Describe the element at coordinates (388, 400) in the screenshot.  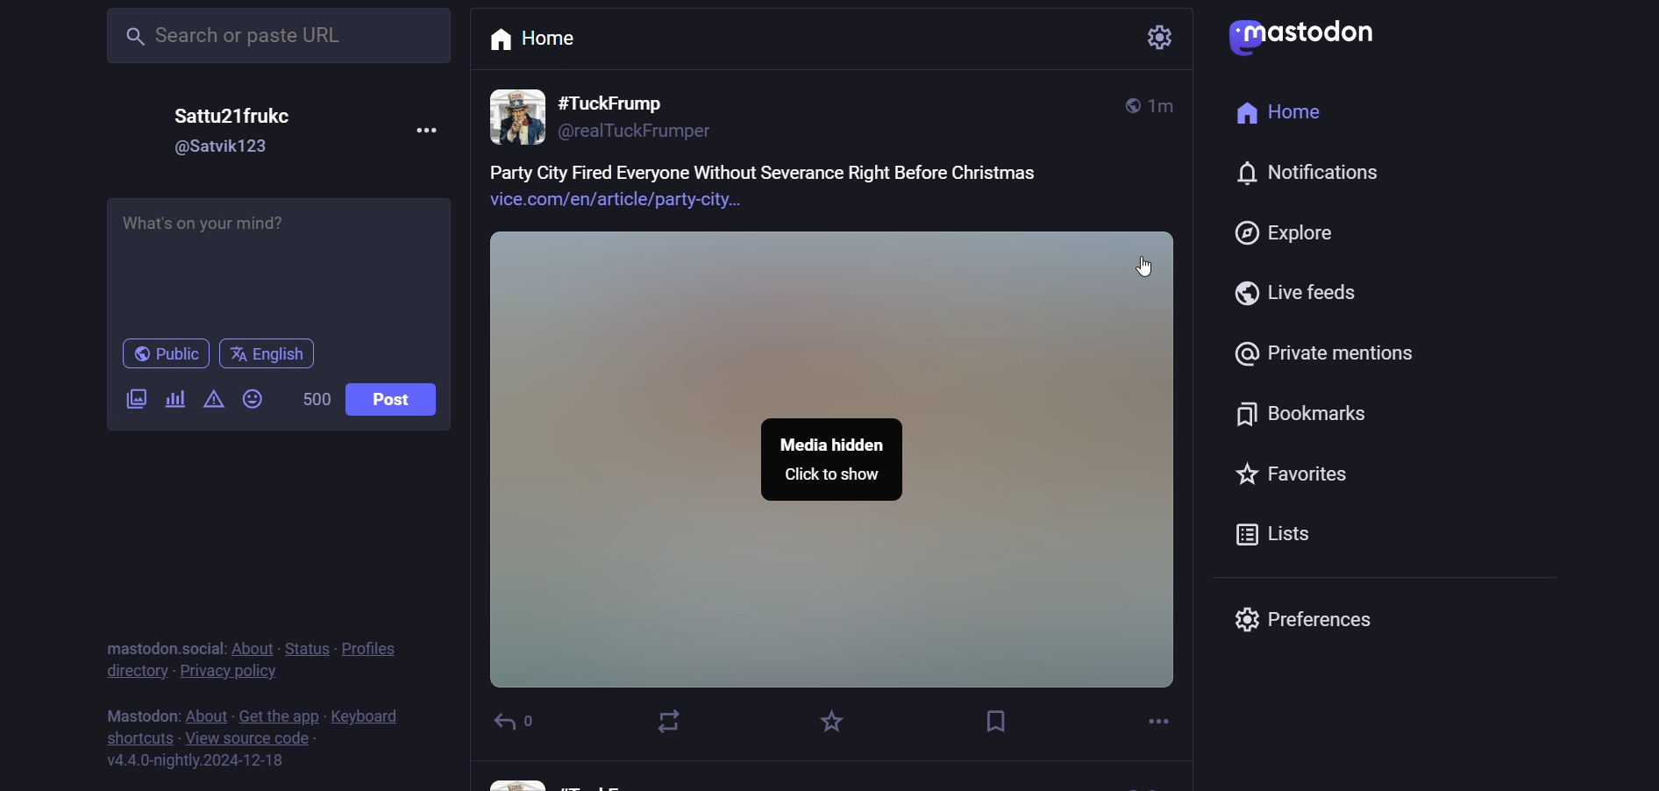
I see `Post` at that location.